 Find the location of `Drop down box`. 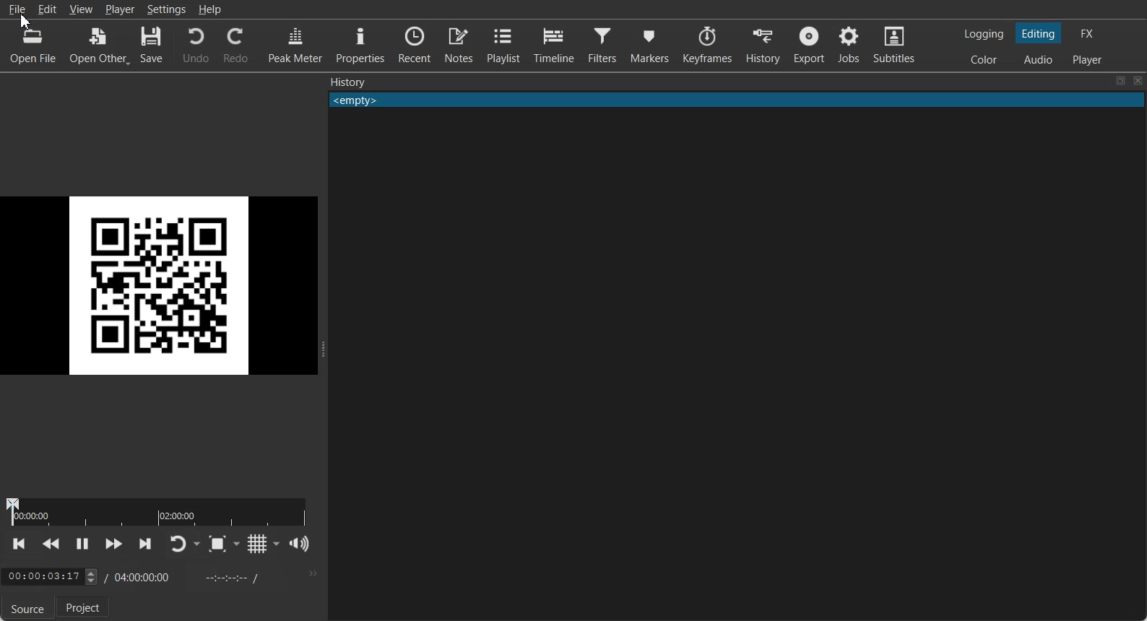

Drop down box is located at coordinates (277, 543).